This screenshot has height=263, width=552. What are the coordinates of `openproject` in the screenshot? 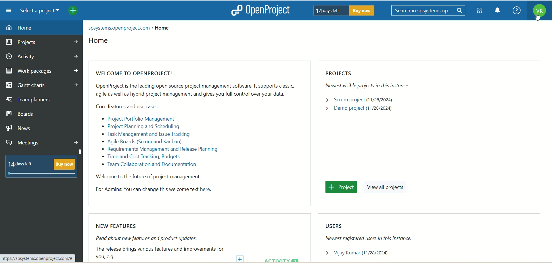 It's located at (259, 10).